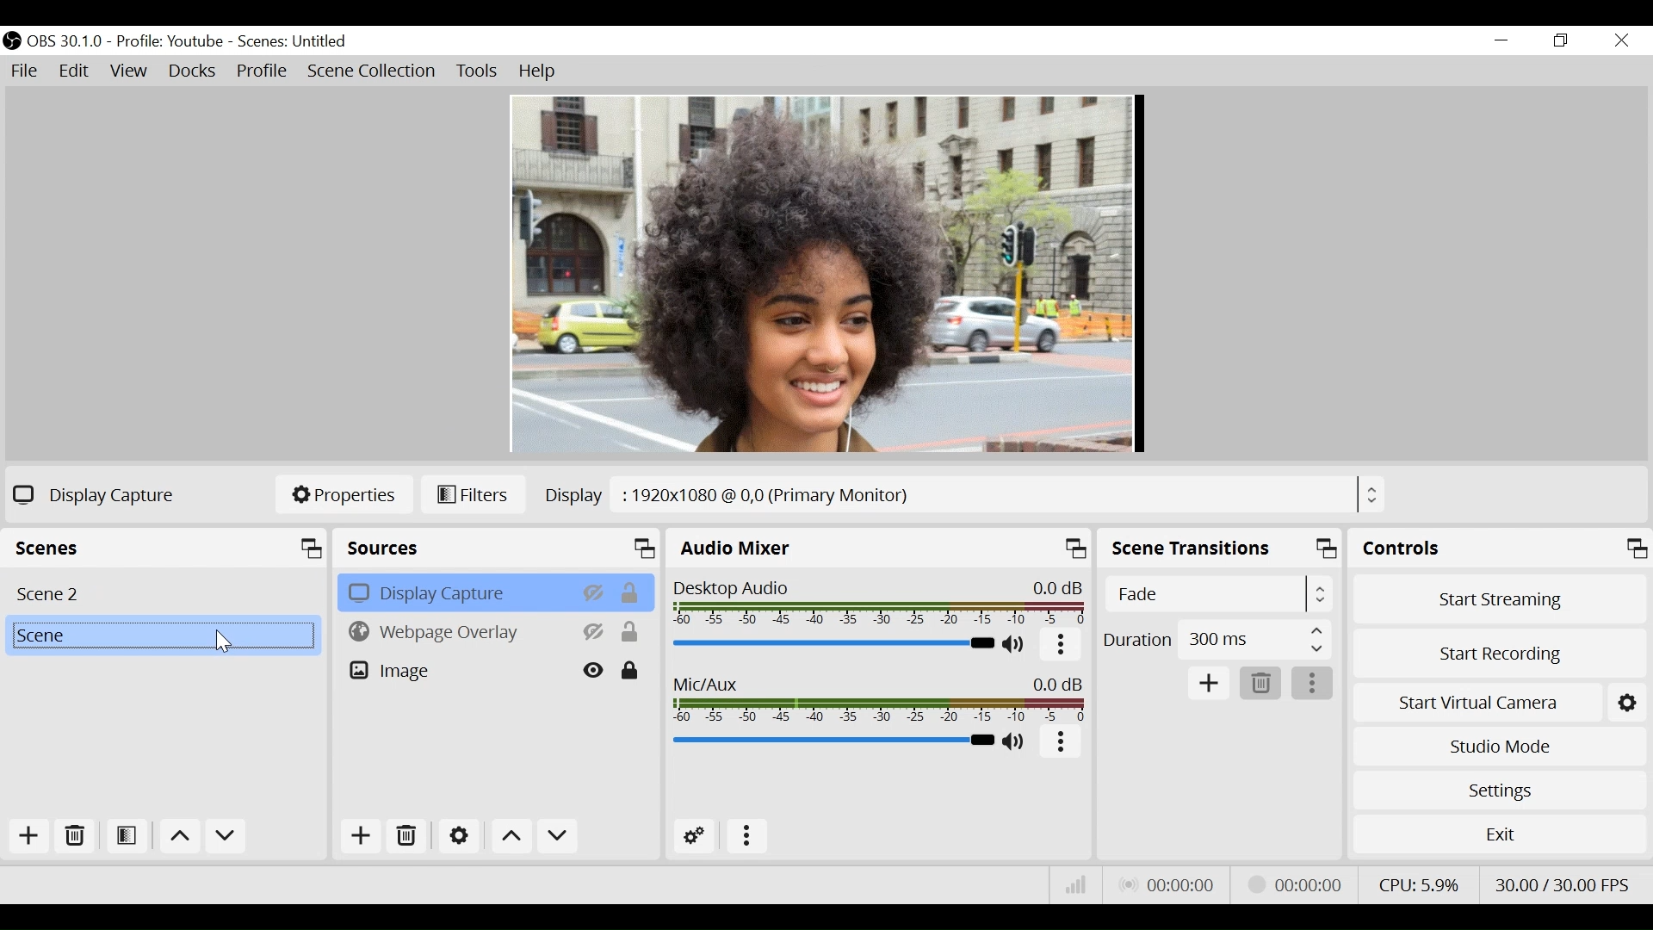 This screenshot has height=930, width=1653. I want to click on Streaming Status, so click(1300, 885).